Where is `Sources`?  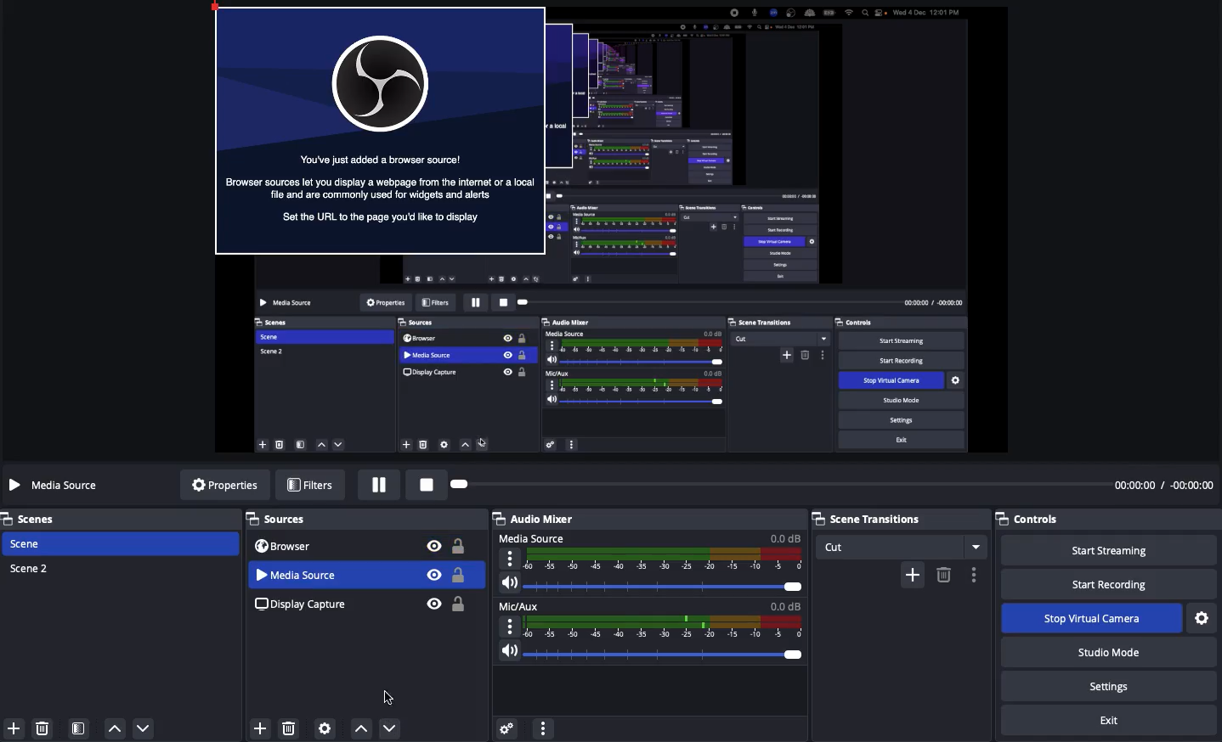 Sources is located at coordinates (280, 519).